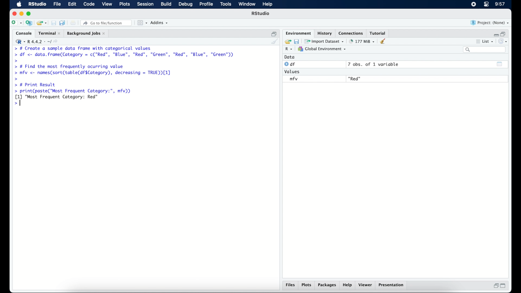 This screenshot has height=293, width=521. I want to click on df, so click(290, 64).